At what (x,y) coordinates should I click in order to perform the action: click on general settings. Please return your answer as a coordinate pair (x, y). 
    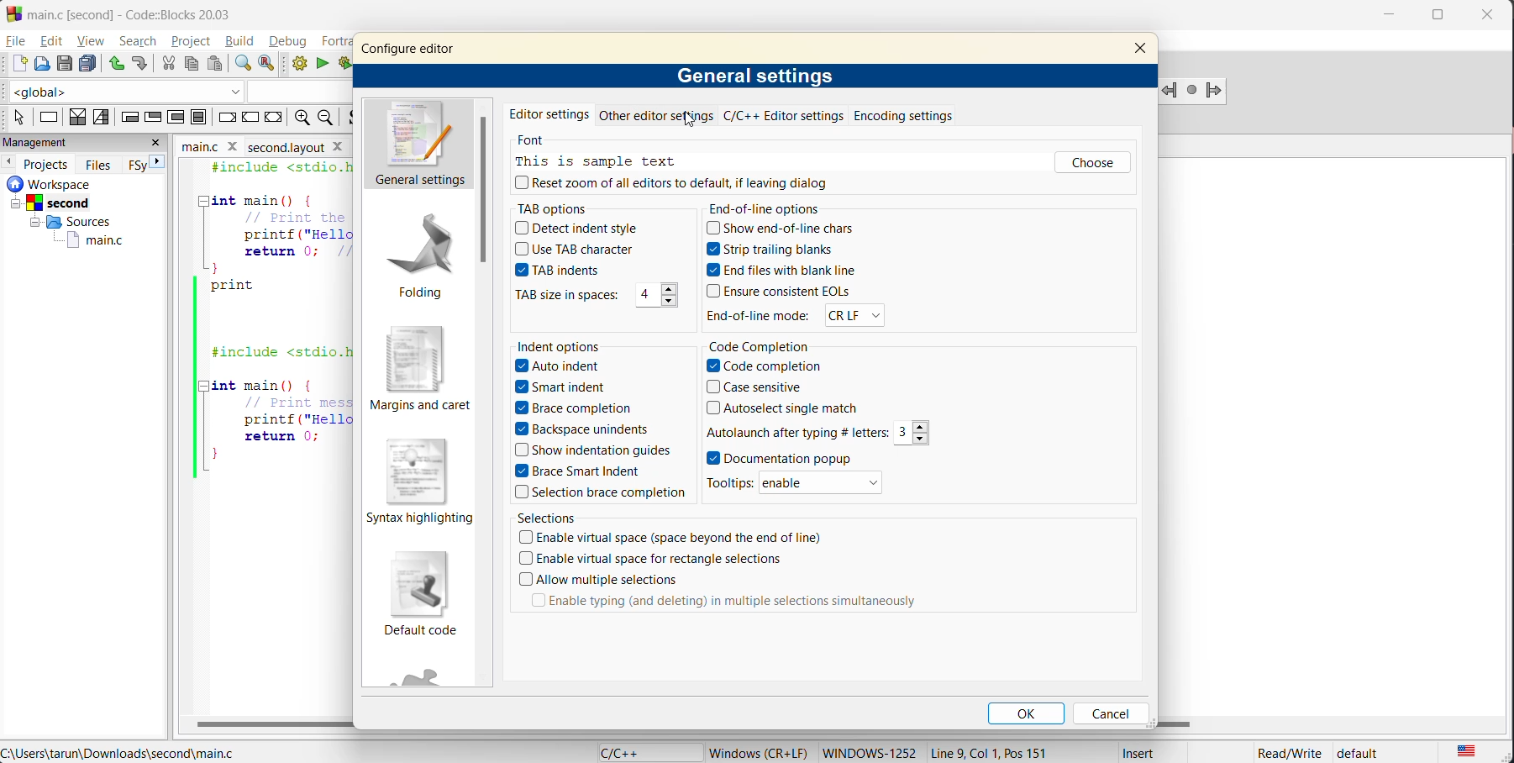
    Looking at the image, I should click on (753, 77).